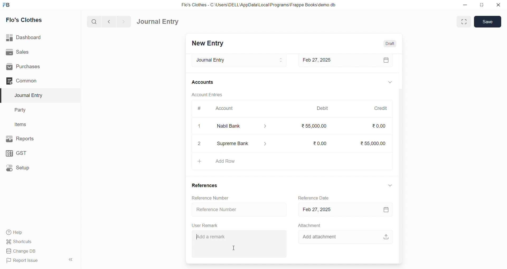 The width and height of the screenshot is (507, 269). What do you see at coordinates (31, 52) in the screenshot?
I see `Sales` at bounding box center [31, 52].